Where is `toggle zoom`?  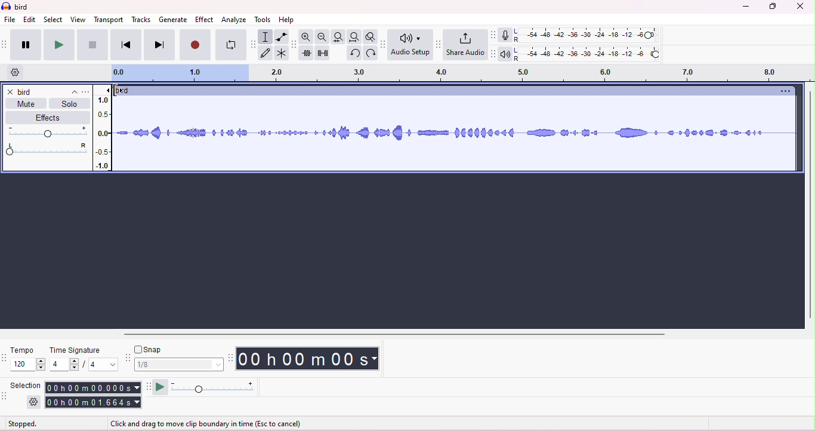 toggle zoom is located at coordinates (371, 37).